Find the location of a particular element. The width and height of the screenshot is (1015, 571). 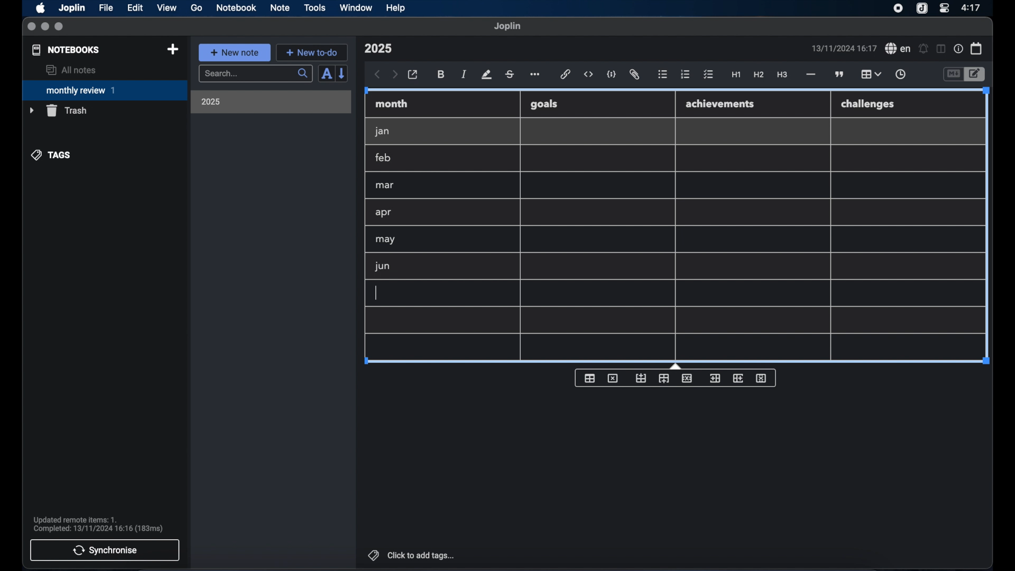

sync notification is located at coordinates (98, 524).